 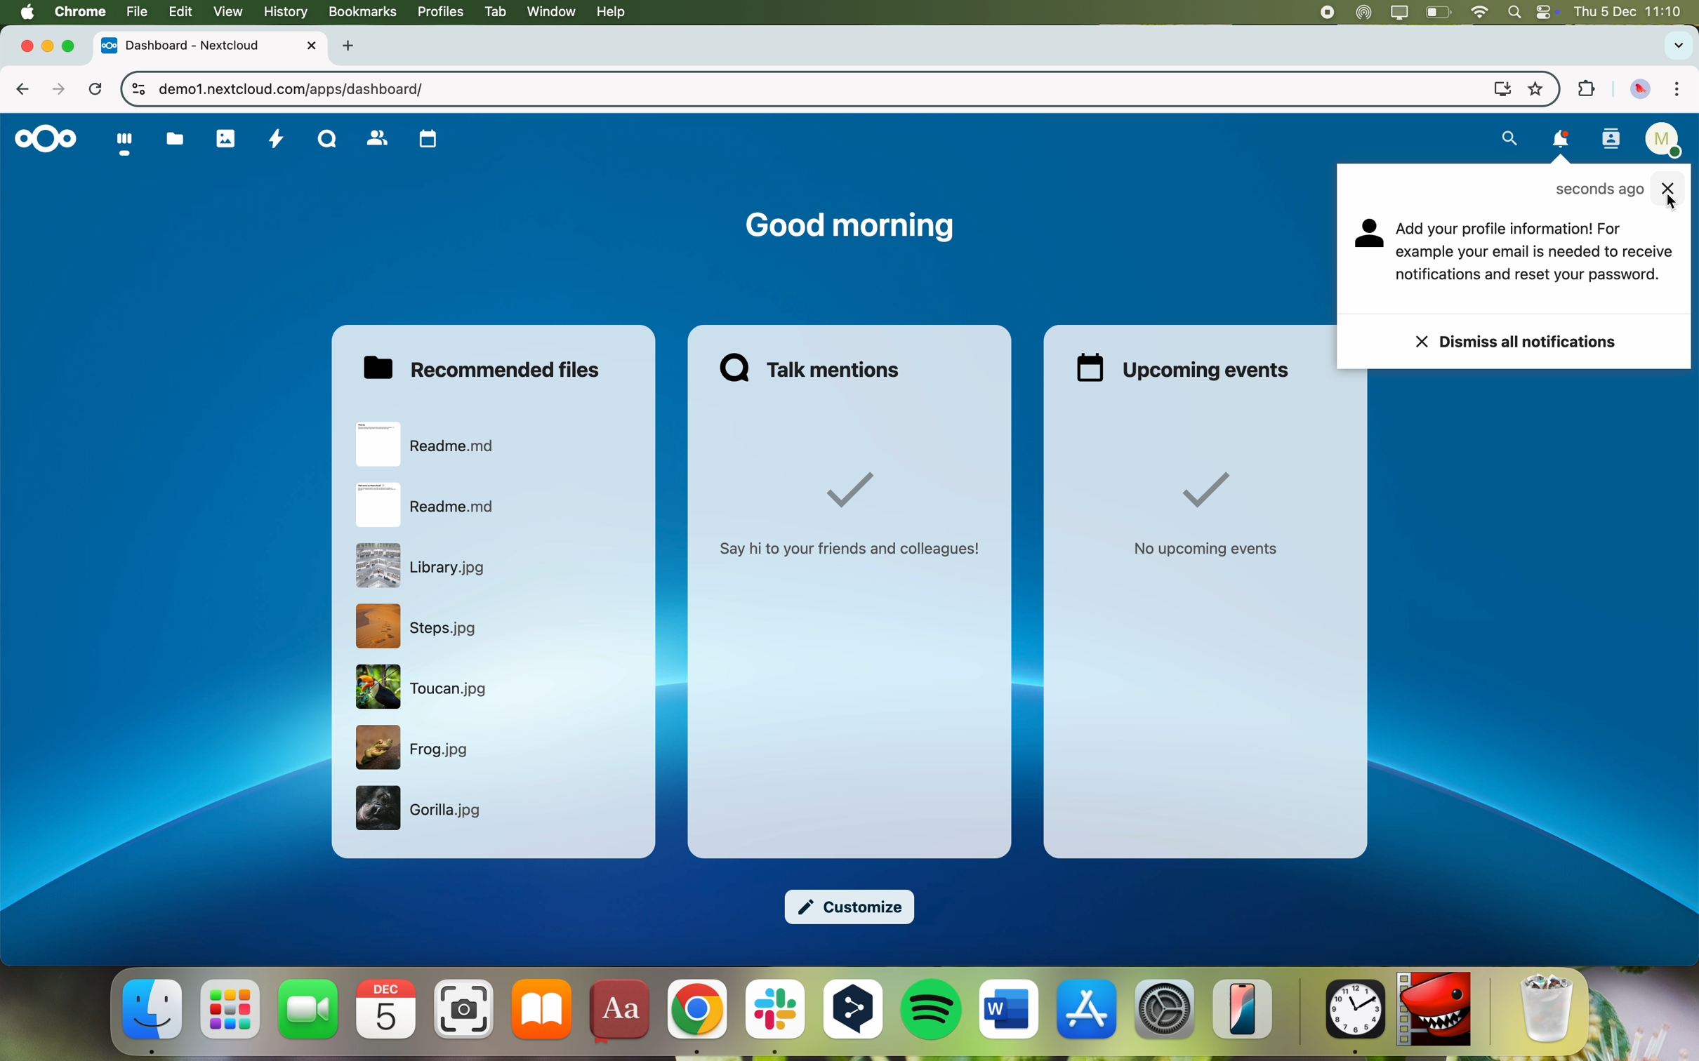 I want to click on search, so click(x=1506, y=139).